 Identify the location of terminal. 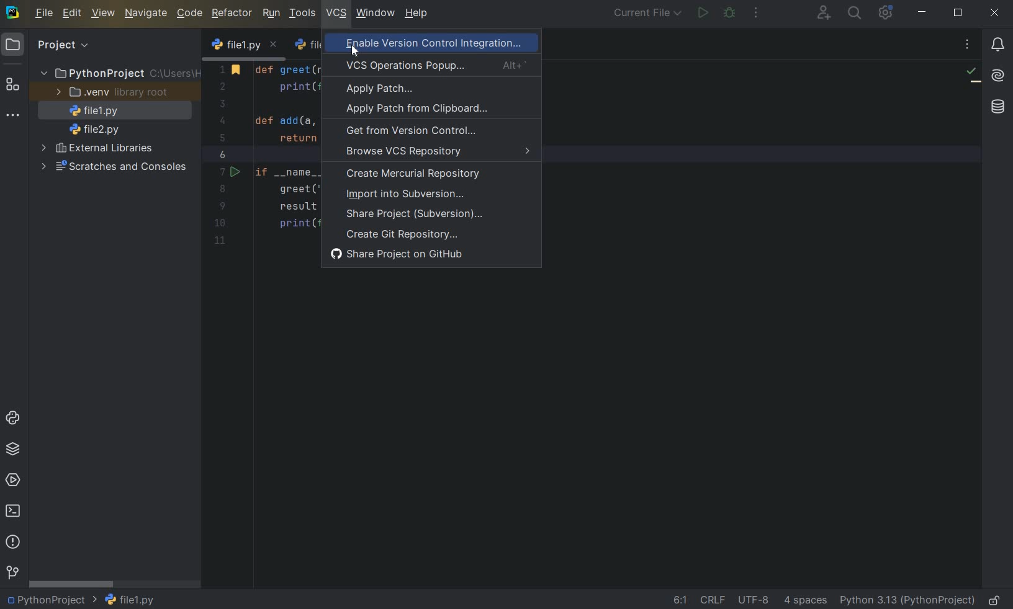
(14, 513).